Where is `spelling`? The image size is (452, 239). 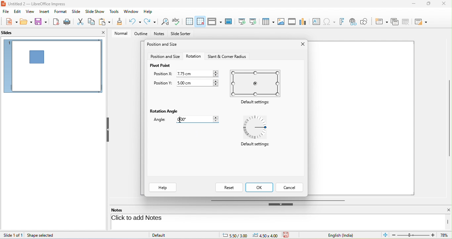
spelling is located at coordinates (177, 22).